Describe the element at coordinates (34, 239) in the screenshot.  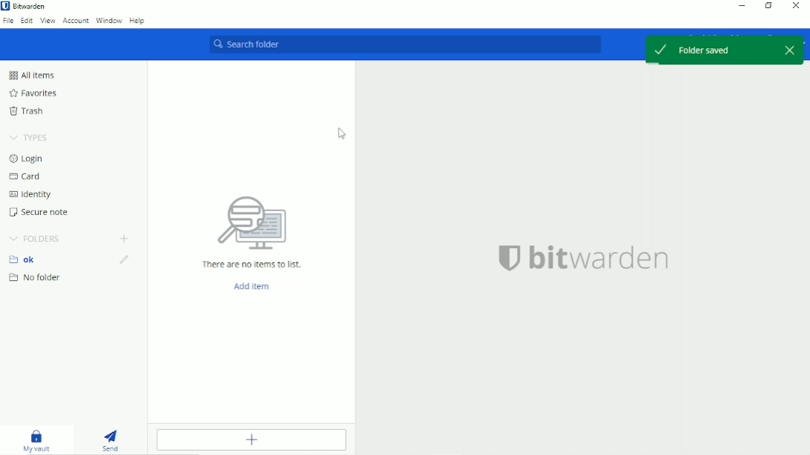
I see `Folders` at that location.